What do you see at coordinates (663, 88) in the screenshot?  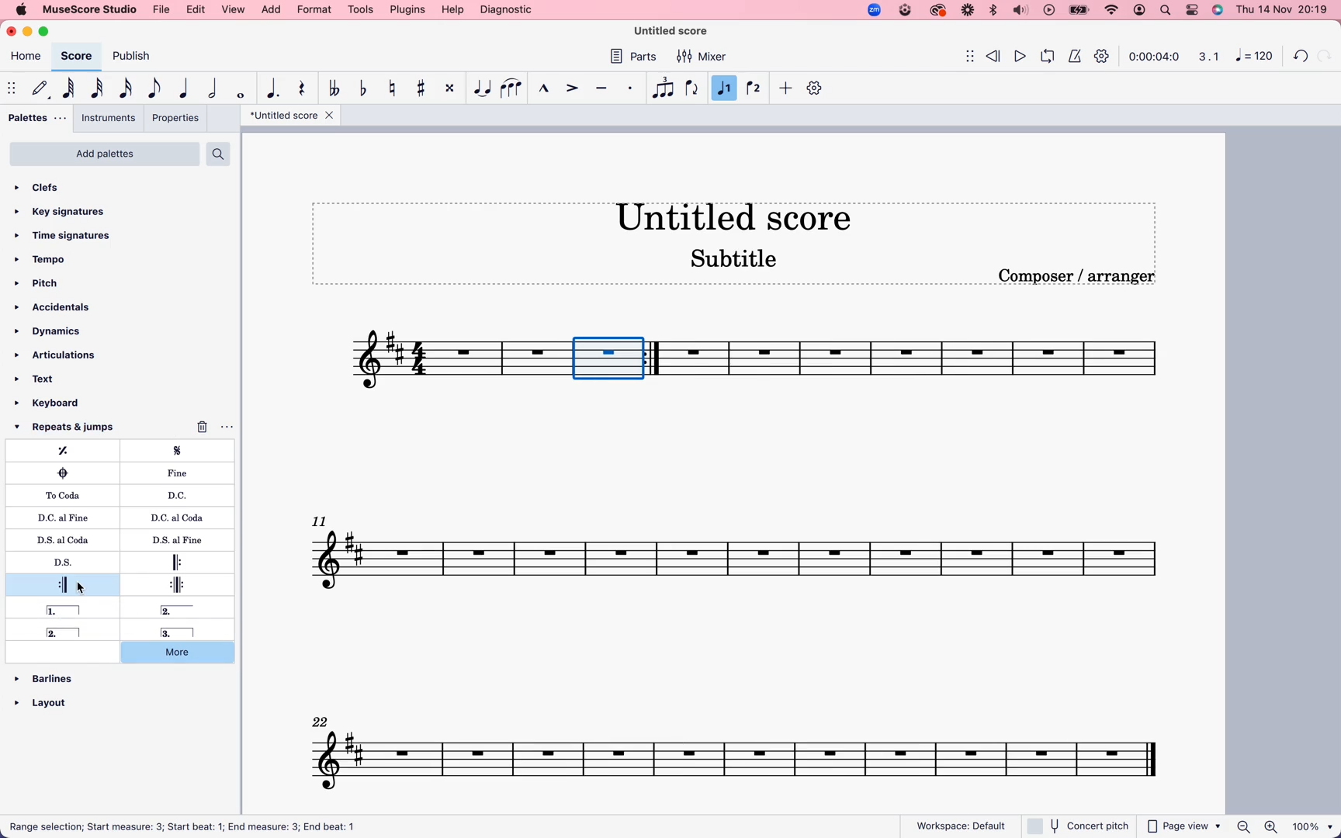 I see `tuplet` at bounding box center [663, 88].